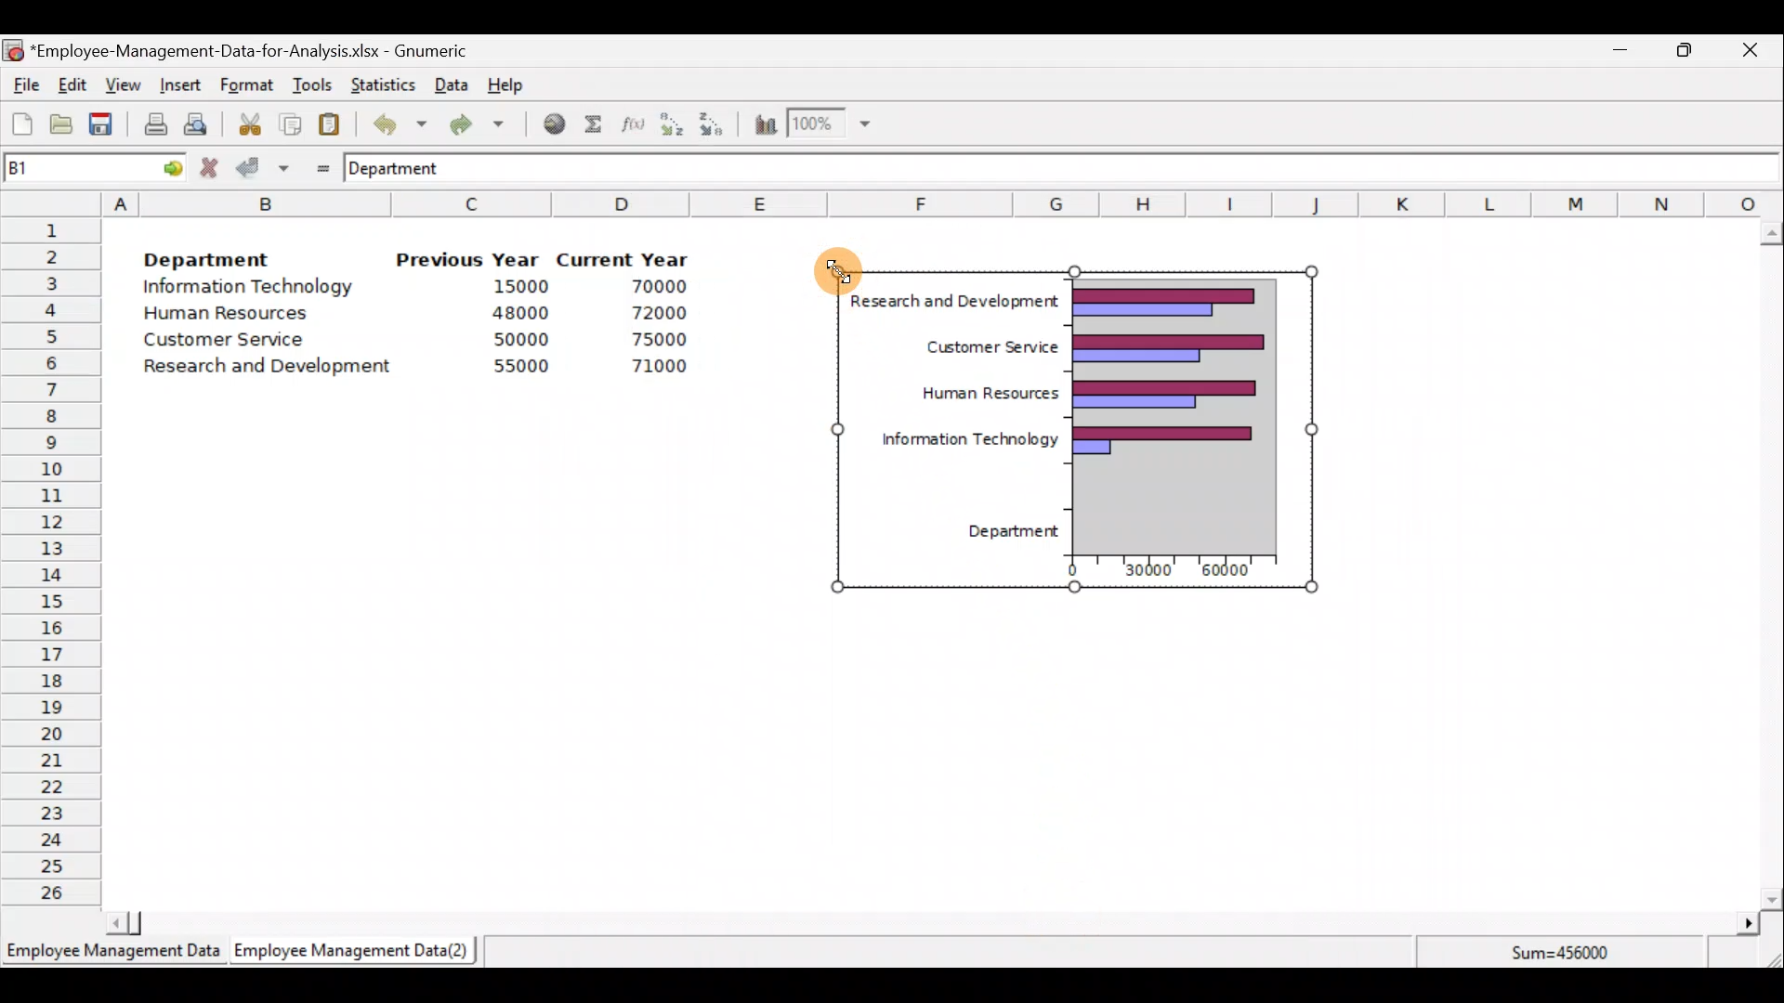 The width and height of the screenshot is (1784, 1003). Describe the element at coordinates (73, 86) in the screenshot. I see `Edit` at that location.